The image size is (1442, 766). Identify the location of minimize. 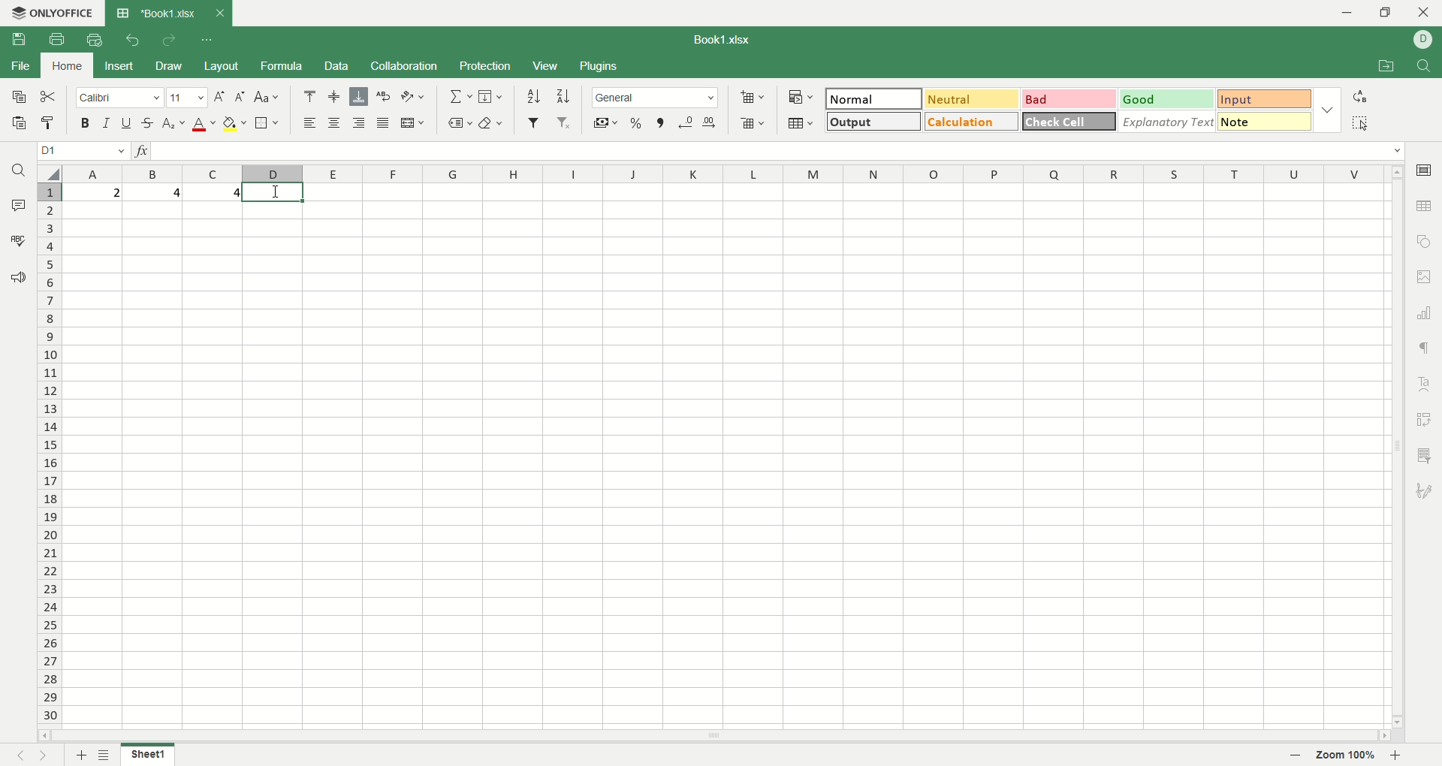
(1346, 13).